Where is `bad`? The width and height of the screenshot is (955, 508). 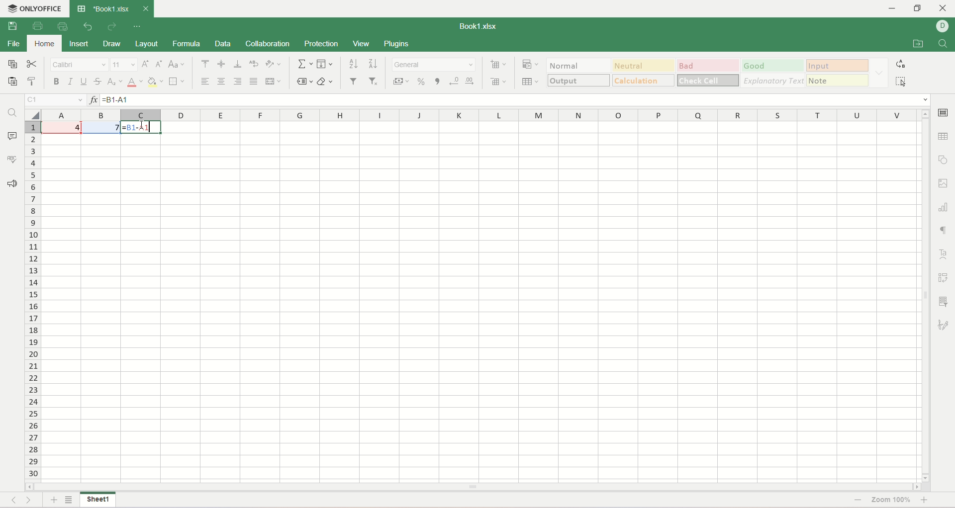 bad is located at coordinates (708, 65).